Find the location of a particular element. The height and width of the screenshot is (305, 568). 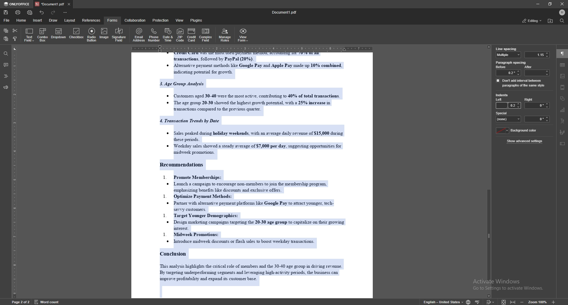

page is located at coordinates (21, 301).